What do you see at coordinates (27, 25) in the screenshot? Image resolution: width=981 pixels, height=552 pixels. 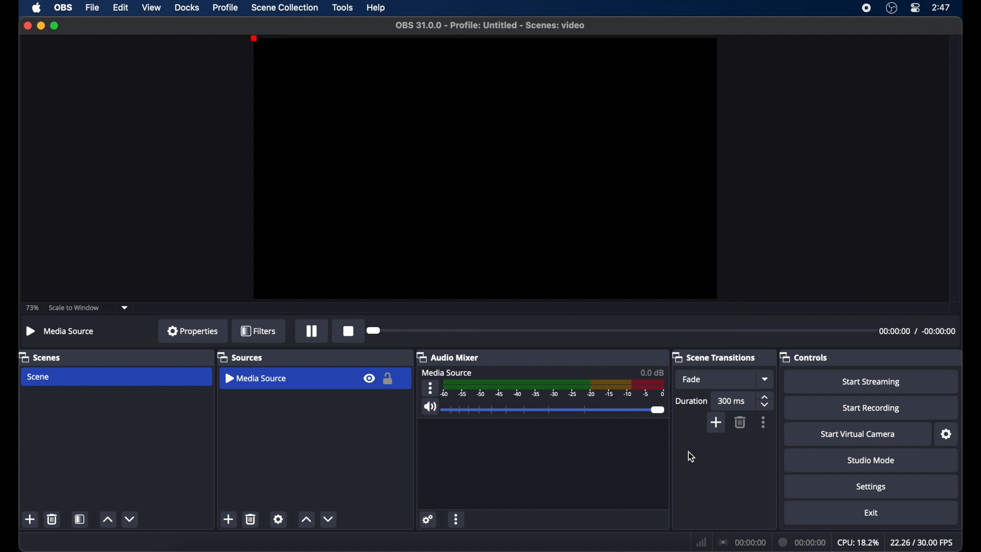 I see `close` at bounding box center [27, 25].